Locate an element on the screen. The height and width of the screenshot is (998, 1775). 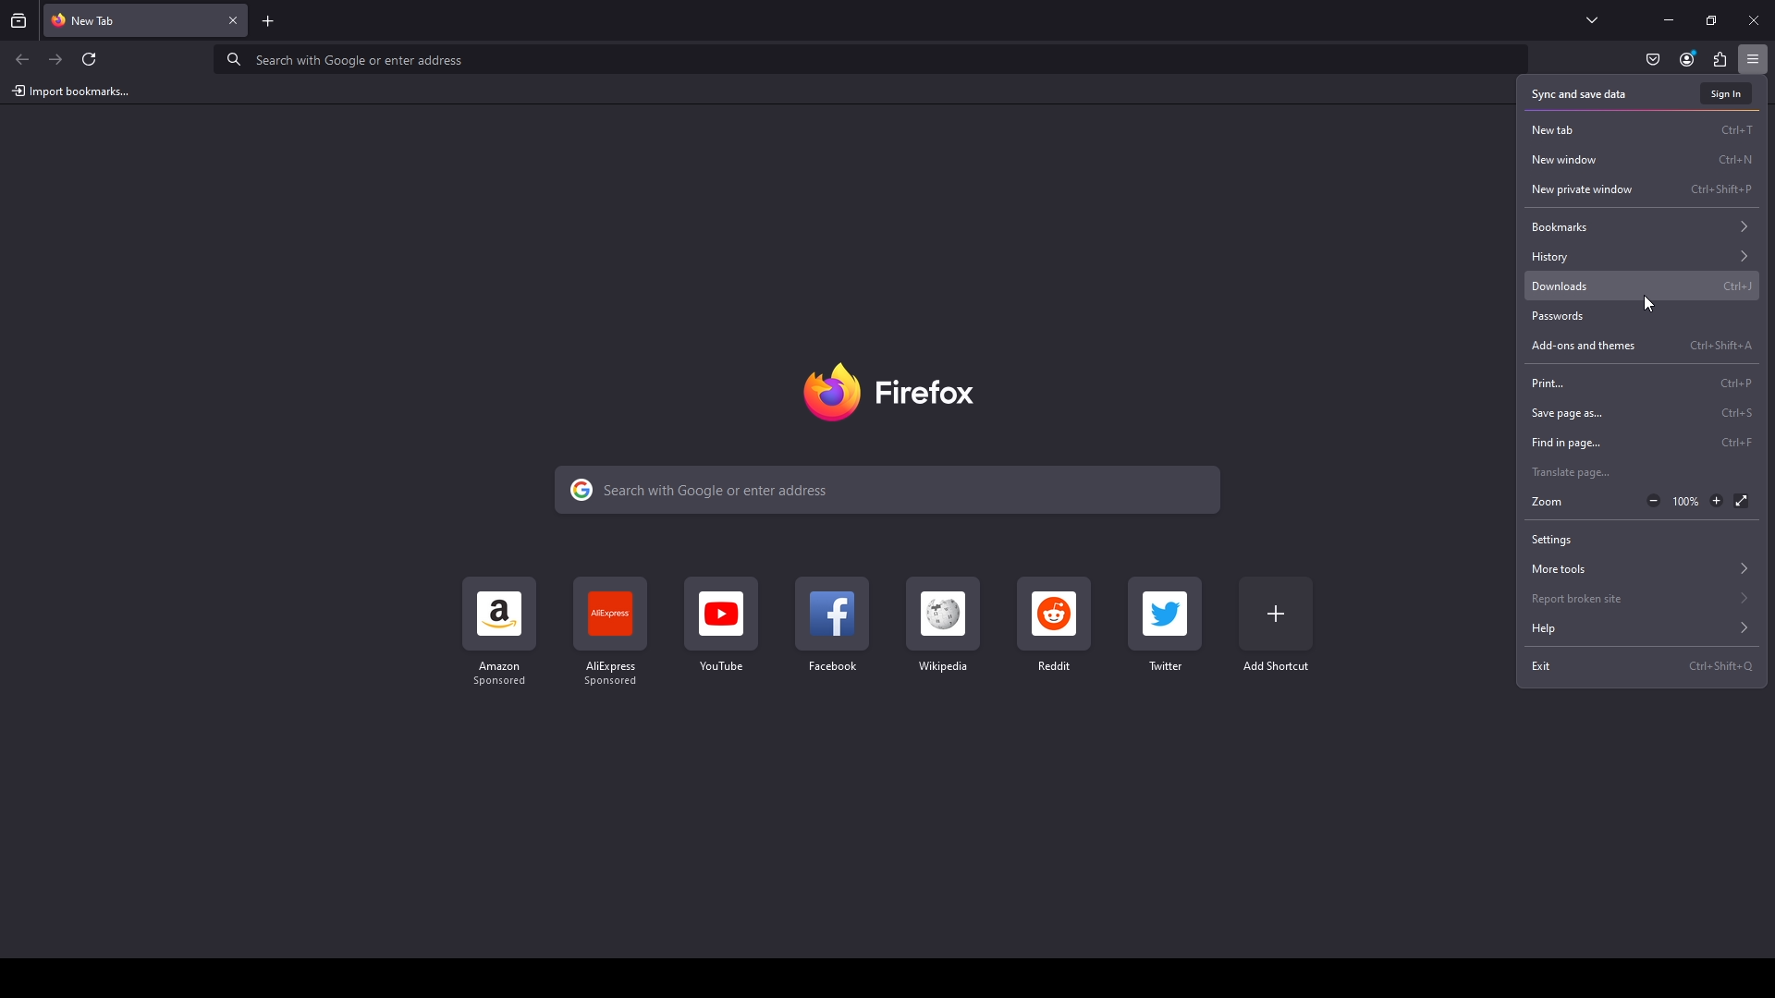
Facebook is located at coordinates (830, 627).